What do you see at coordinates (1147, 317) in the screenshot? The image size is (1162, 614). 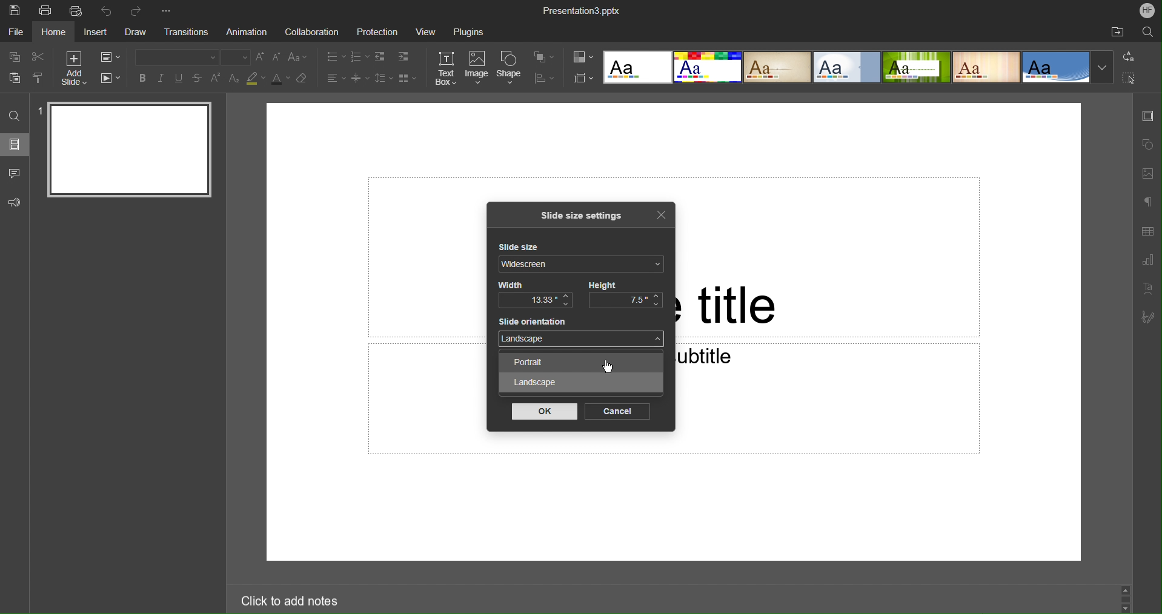 I see `Signature` at bounding box center [1147, 317].